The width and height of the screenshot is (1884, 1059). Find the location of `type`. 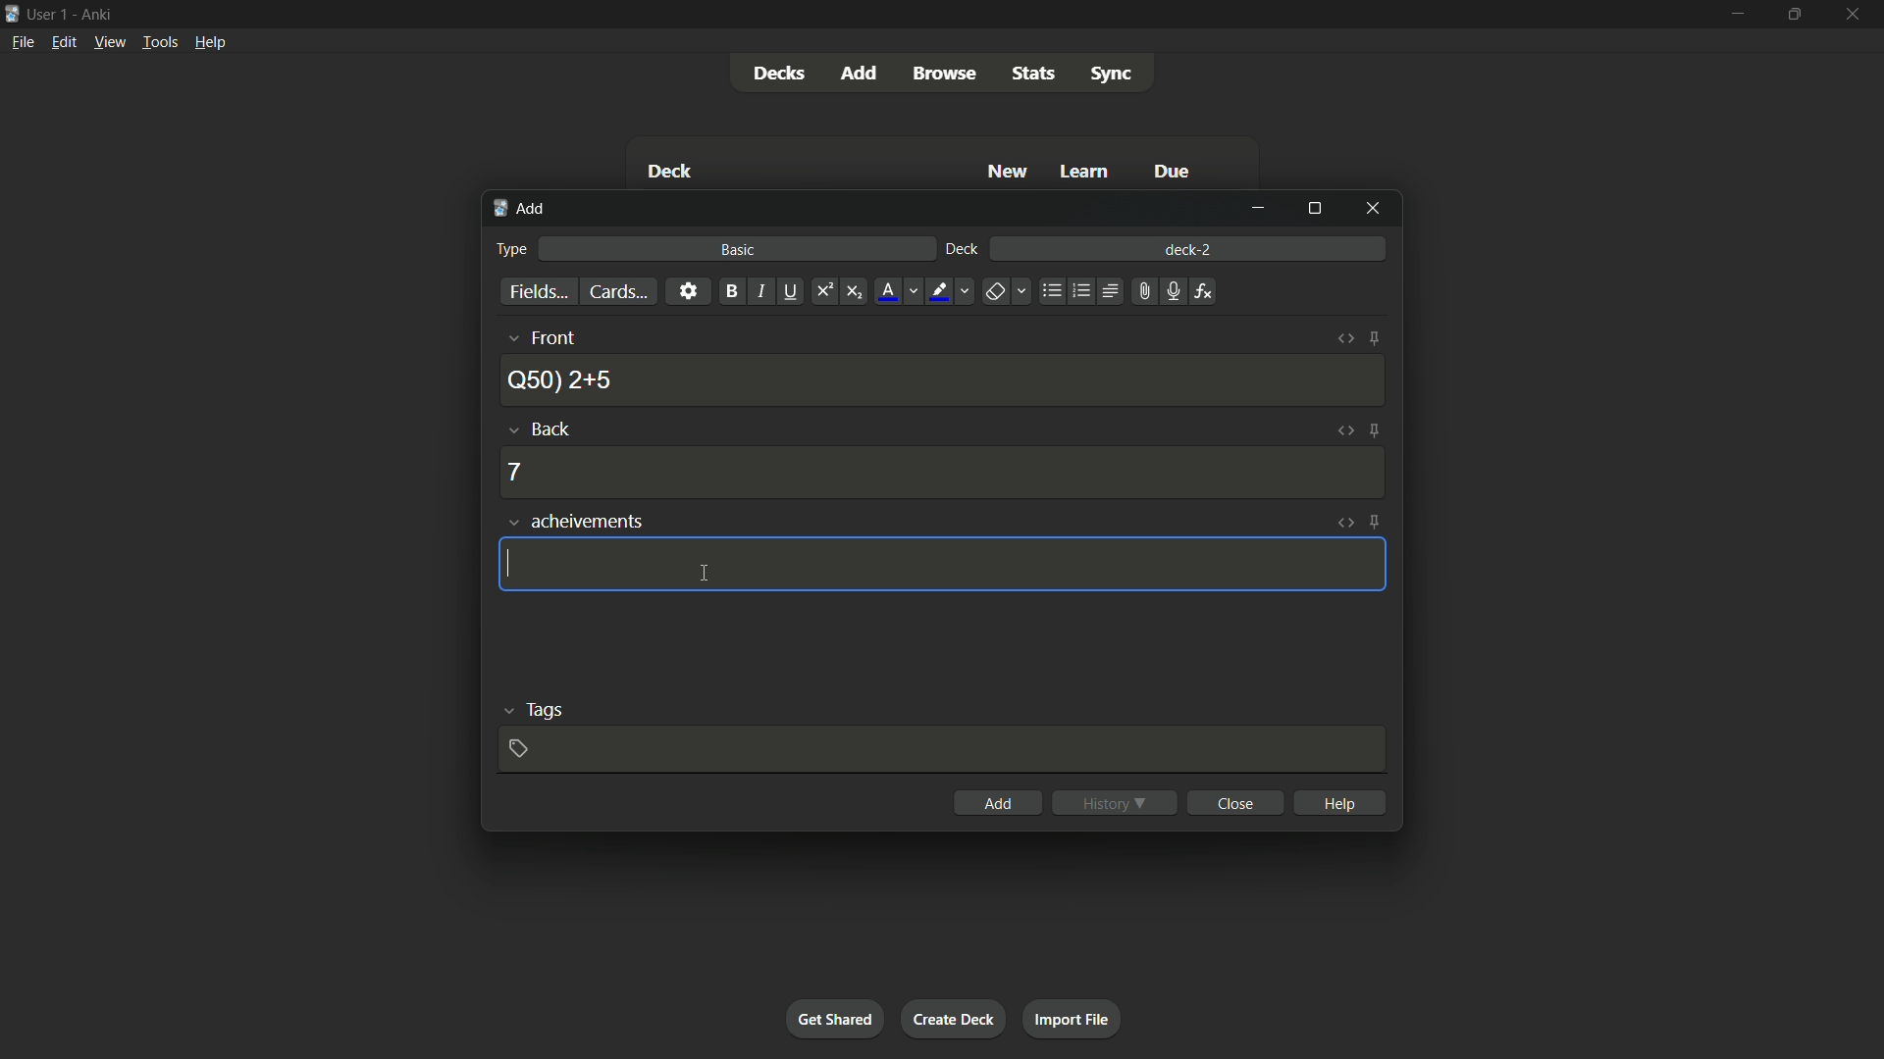

type is located at coordinates (511, 250).